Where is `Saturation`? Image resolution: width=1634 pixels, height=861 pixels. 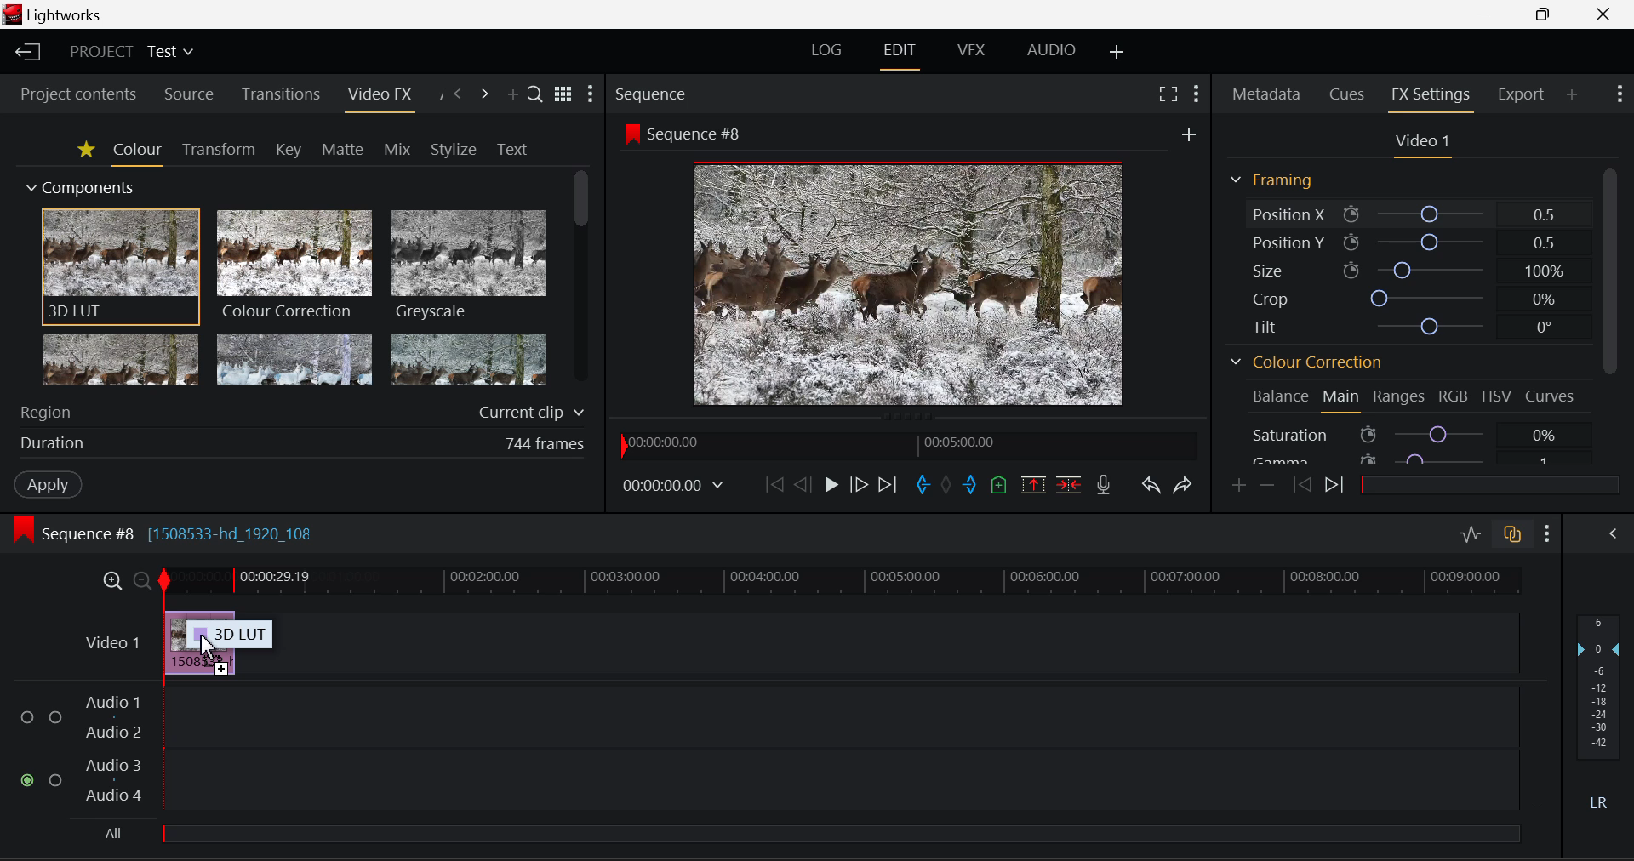
Saturation is located at coordinates (1408, 434).